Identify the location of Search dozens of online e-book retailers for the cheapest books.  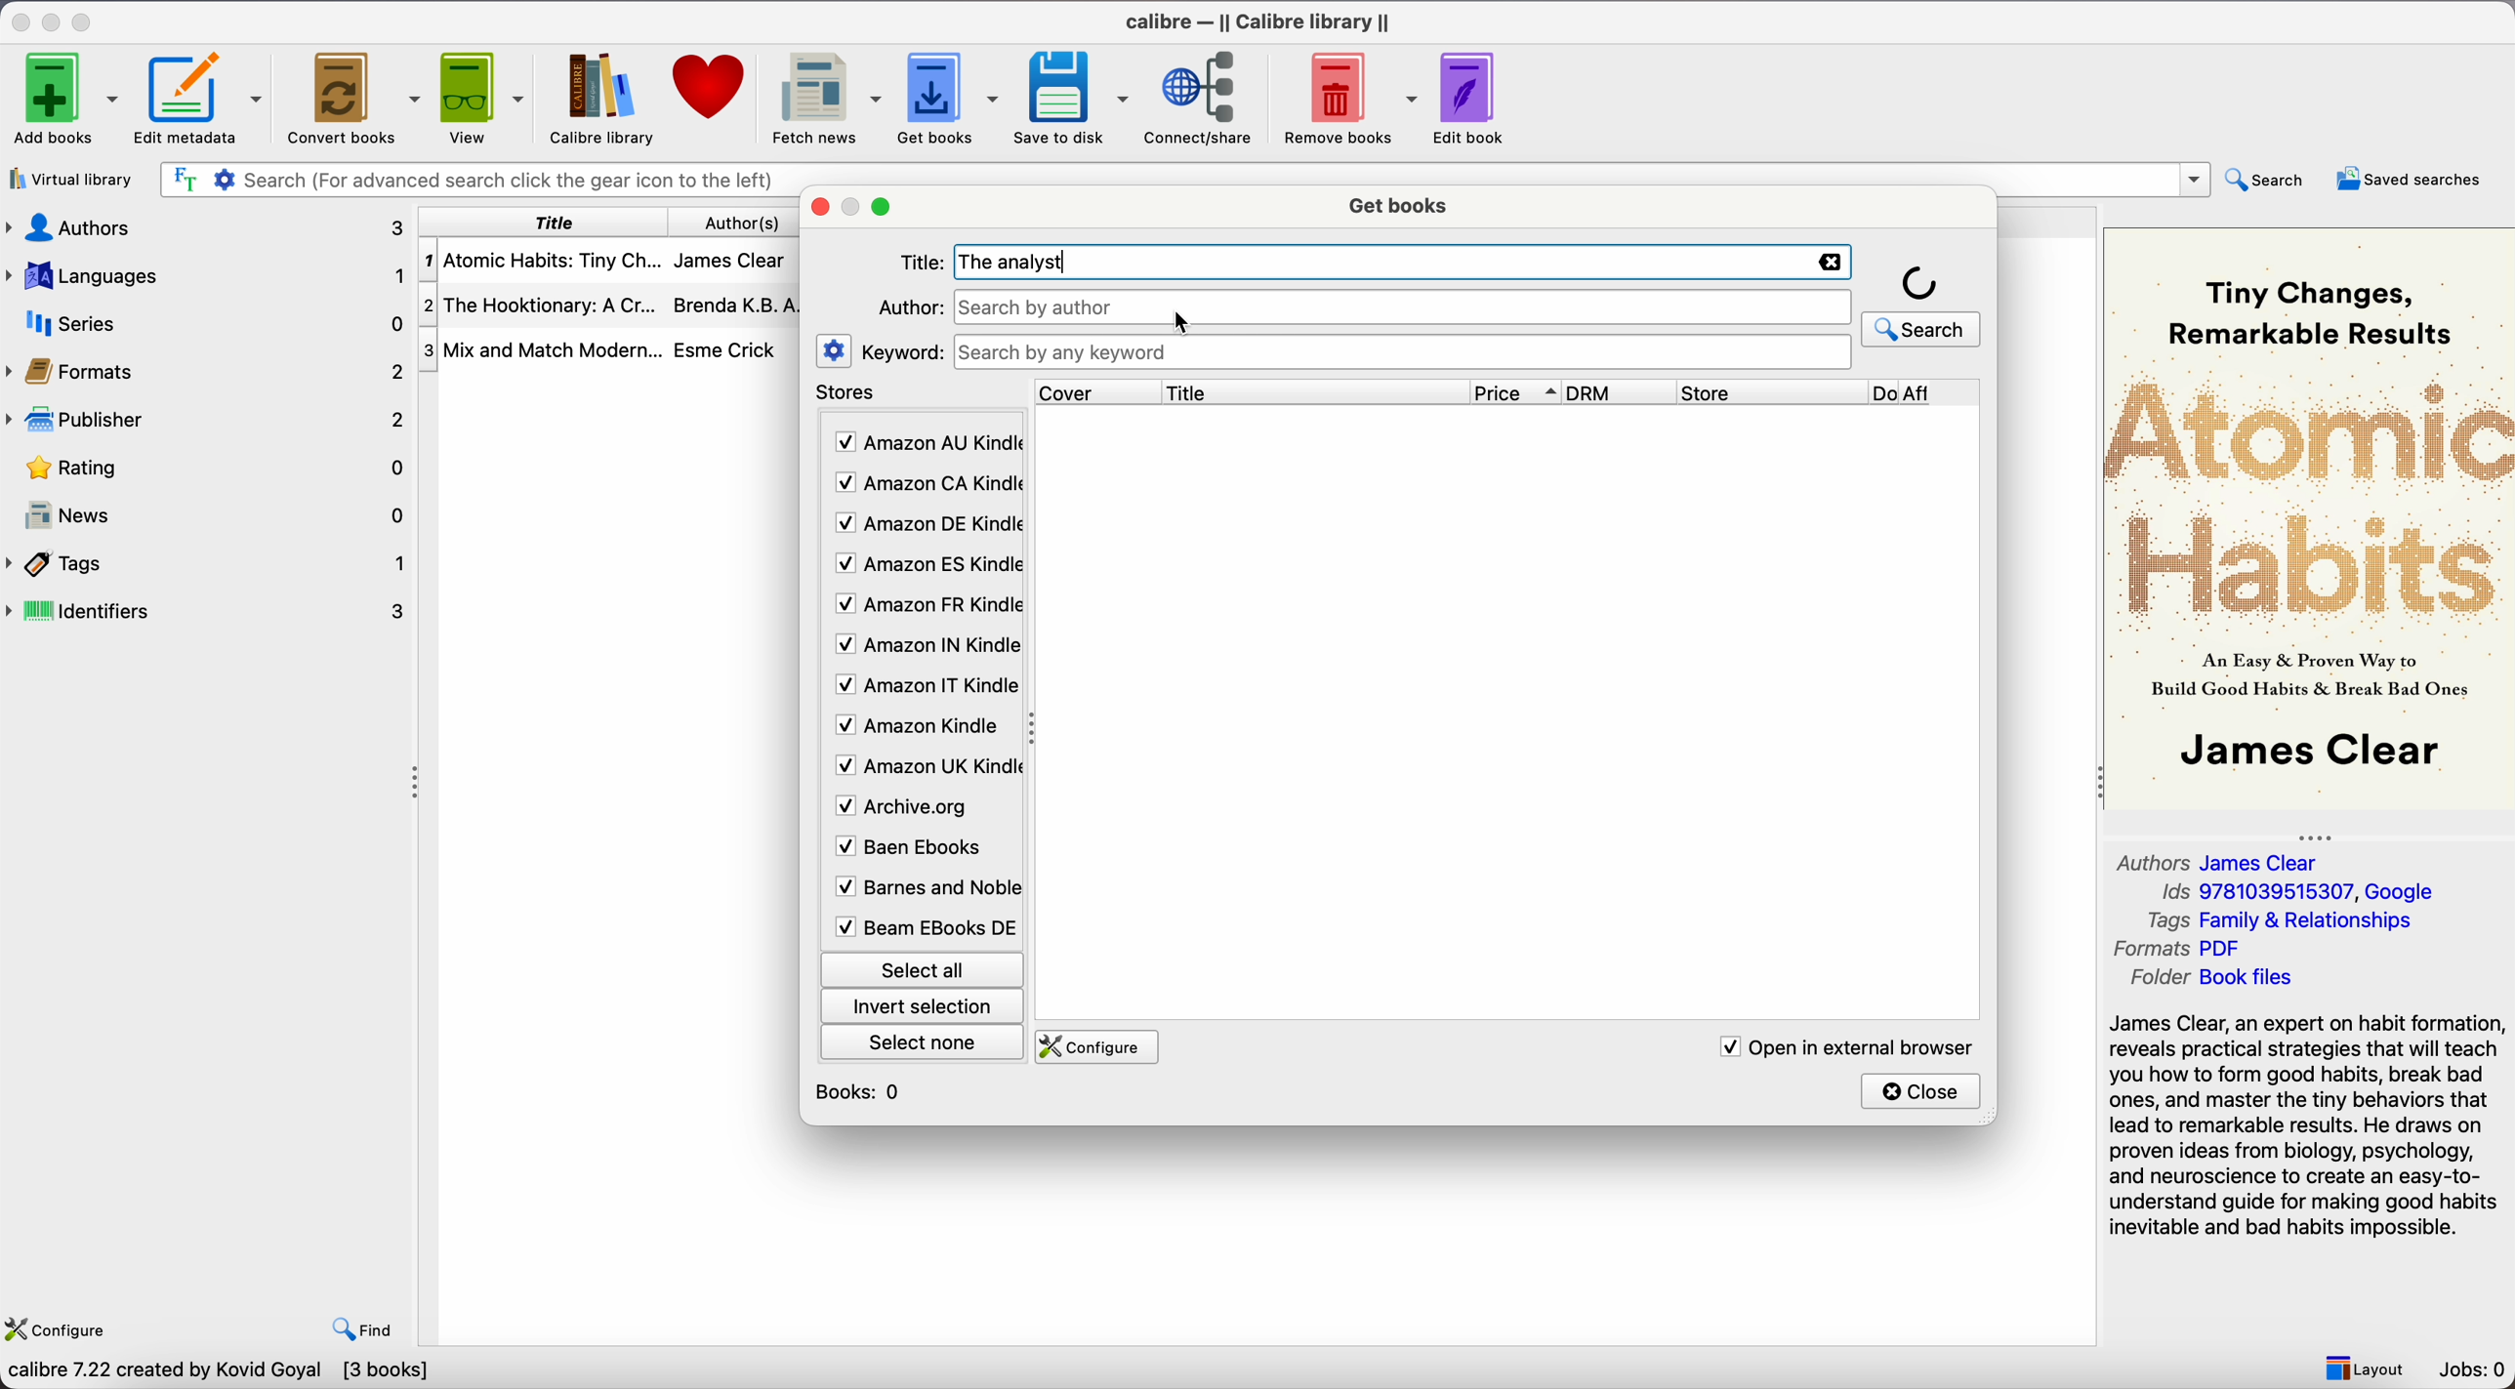
(294, 1373).